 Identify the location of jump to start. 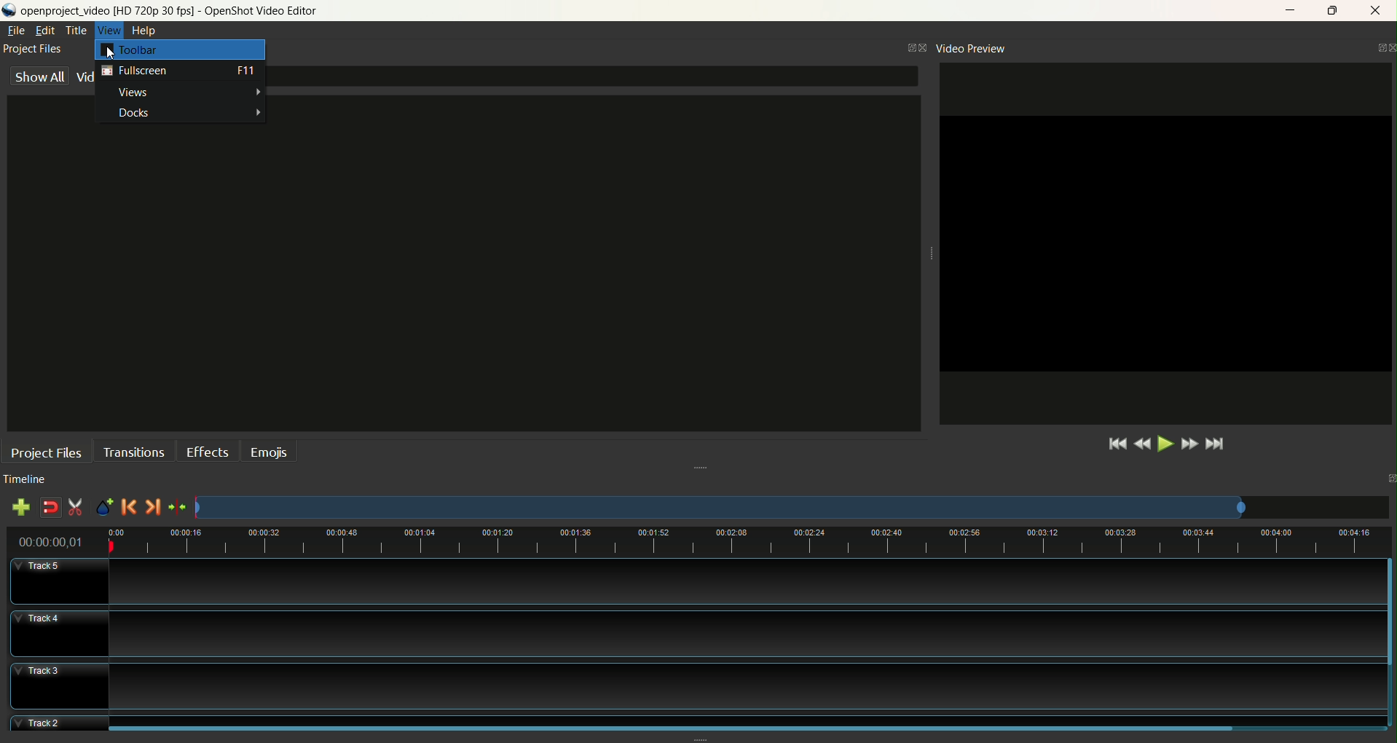
(1113, 445).